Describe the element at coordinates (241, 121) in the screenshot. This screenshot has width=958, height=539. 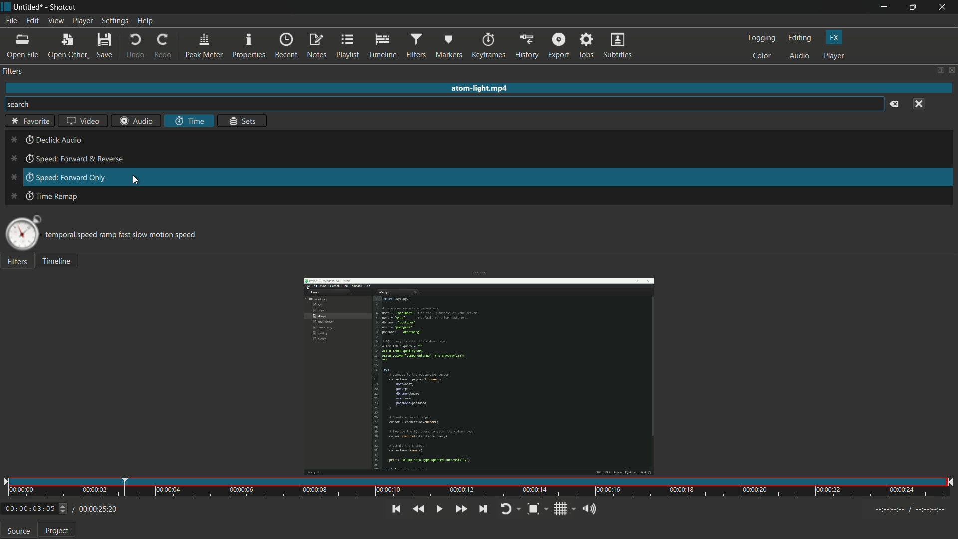
I see `sets` at that location.